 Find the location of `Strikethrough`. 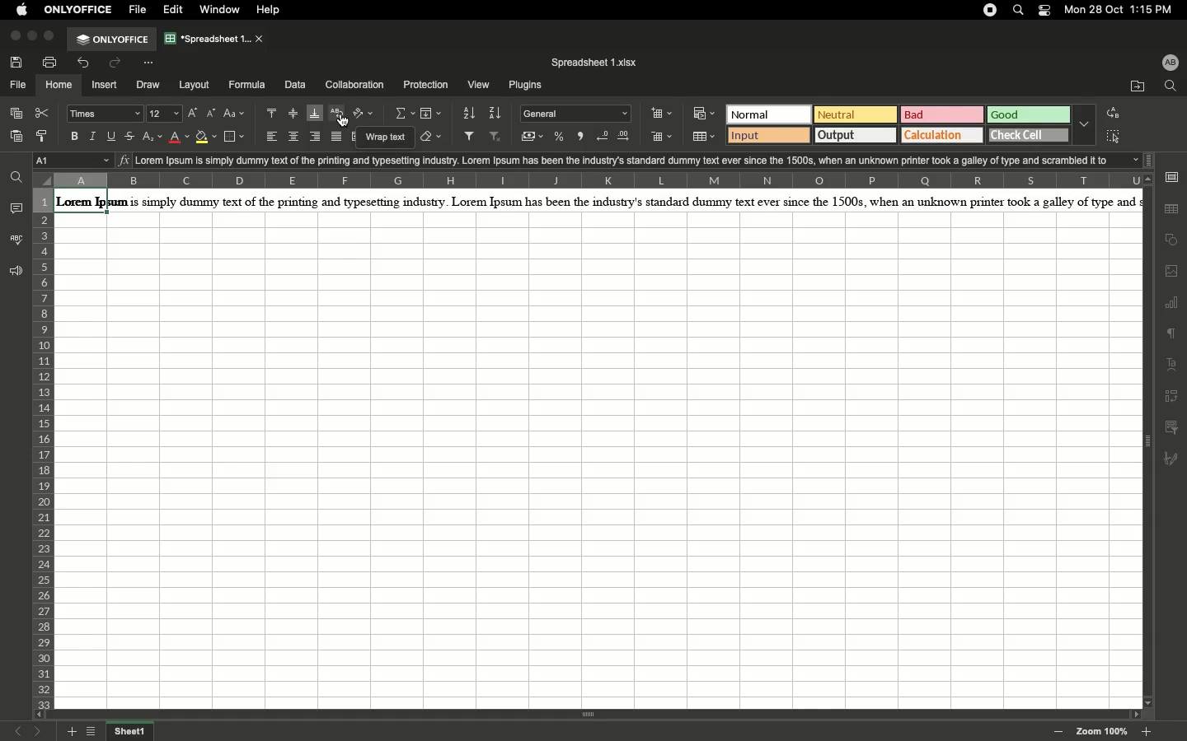

Strikethrough is located at coordinates (133, 135).